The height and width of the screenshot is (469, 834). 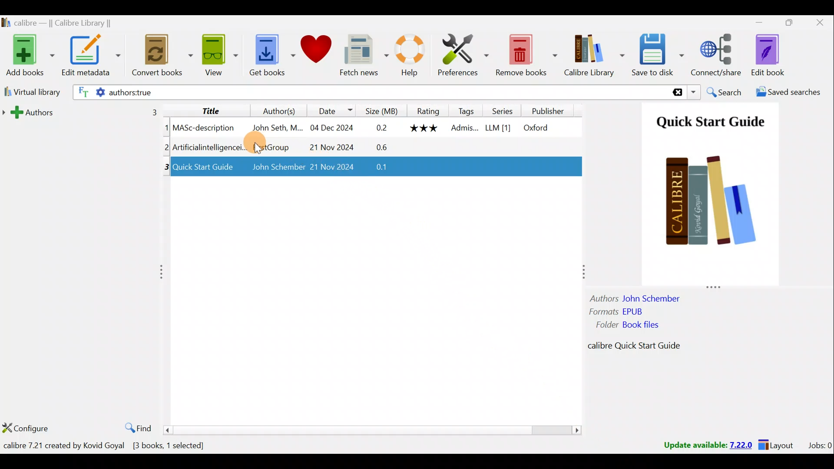 I want to click on cursor, so click(x=259, y=149).